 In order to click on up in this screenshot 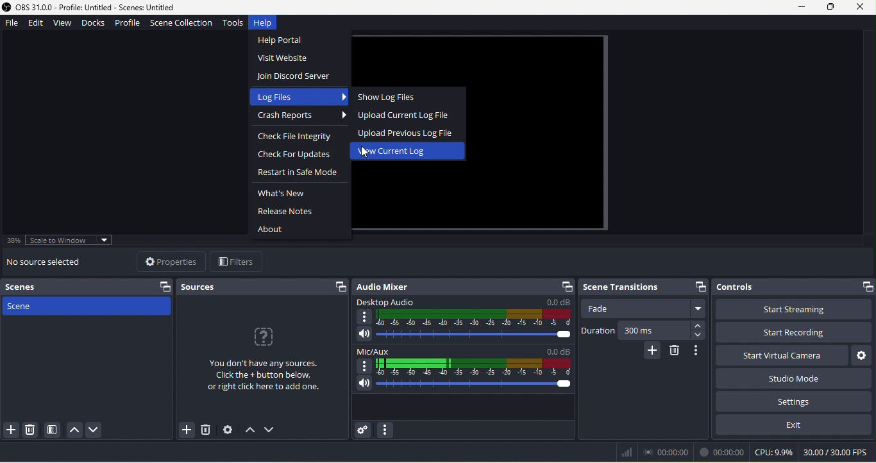, I will do `click(249, 433)`.